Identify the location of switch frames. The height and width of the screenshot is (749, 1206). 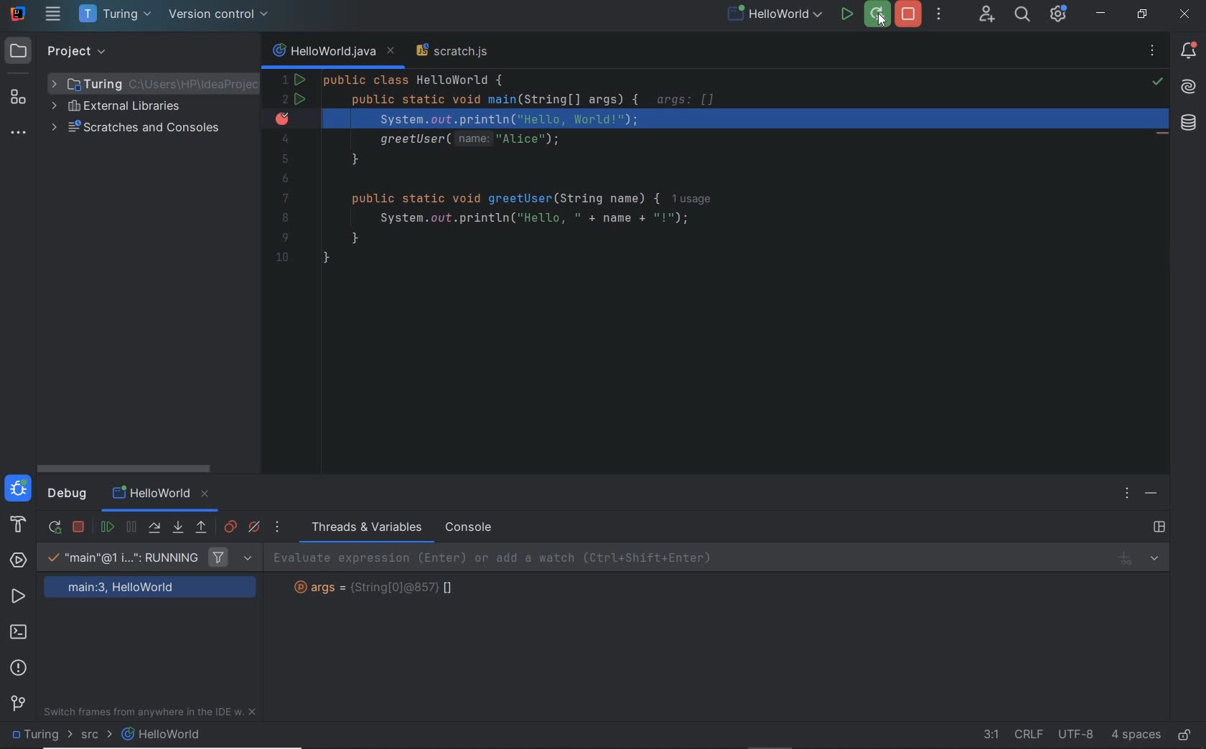
(152, 715).